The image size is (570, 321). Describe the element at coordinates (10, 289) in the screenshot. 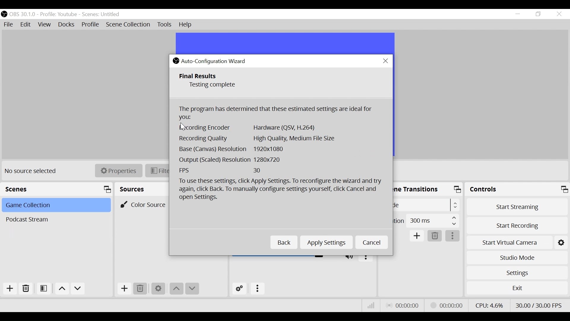

I see `Add` at that location.